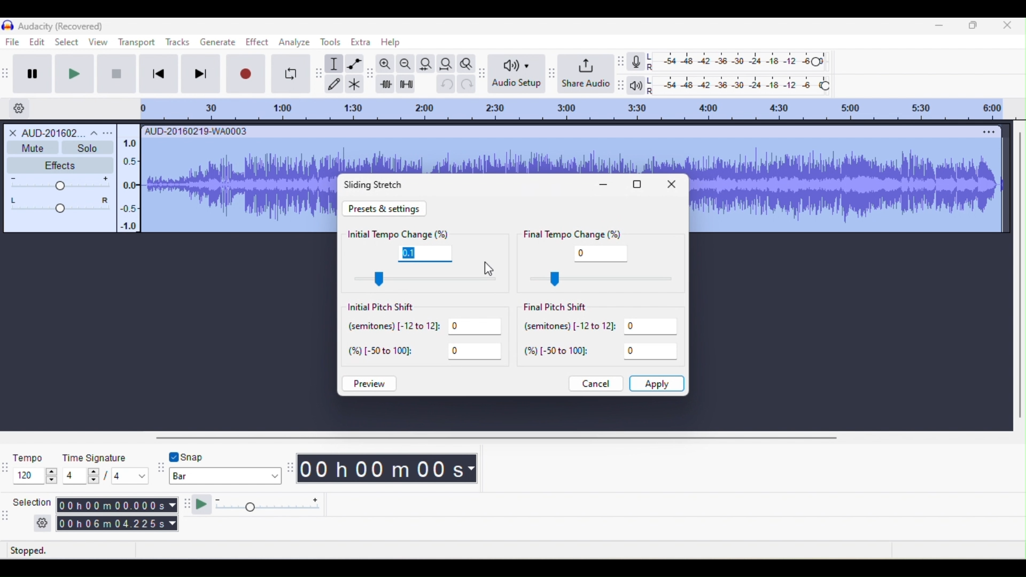 Image resolution: width=1026 pixels, height=577 pixels. What do you see at coordinates (65, 41) in the screenshot?
I see `select` at bounding box center [65, 41].